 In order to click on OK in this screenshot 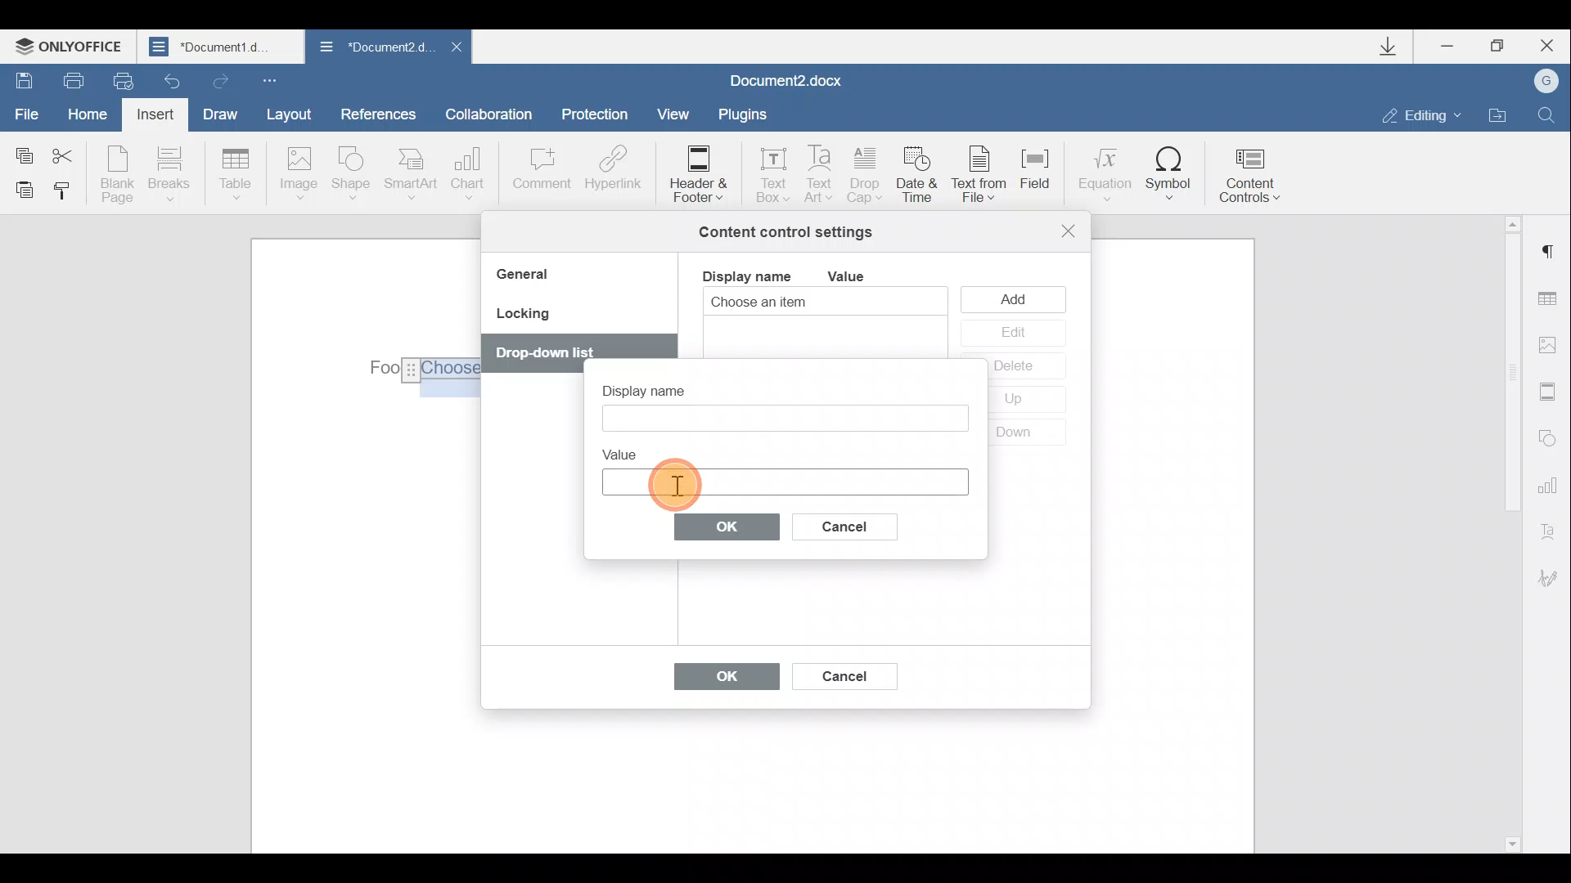, I will do `click(718, 680)`.